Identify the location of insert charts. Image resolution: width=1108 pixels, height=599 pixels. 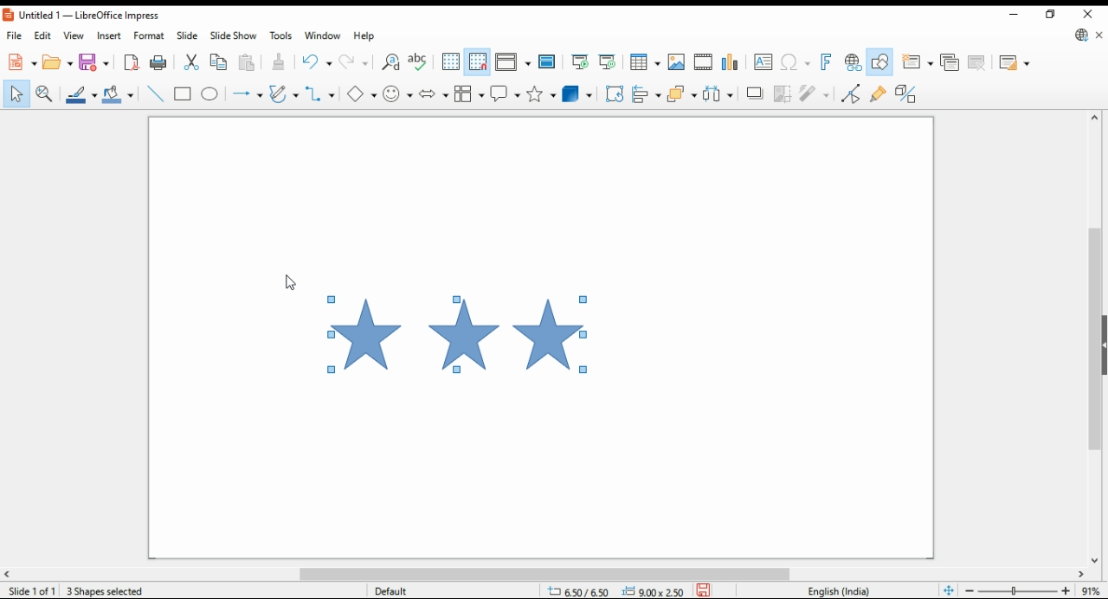
(731, 62).